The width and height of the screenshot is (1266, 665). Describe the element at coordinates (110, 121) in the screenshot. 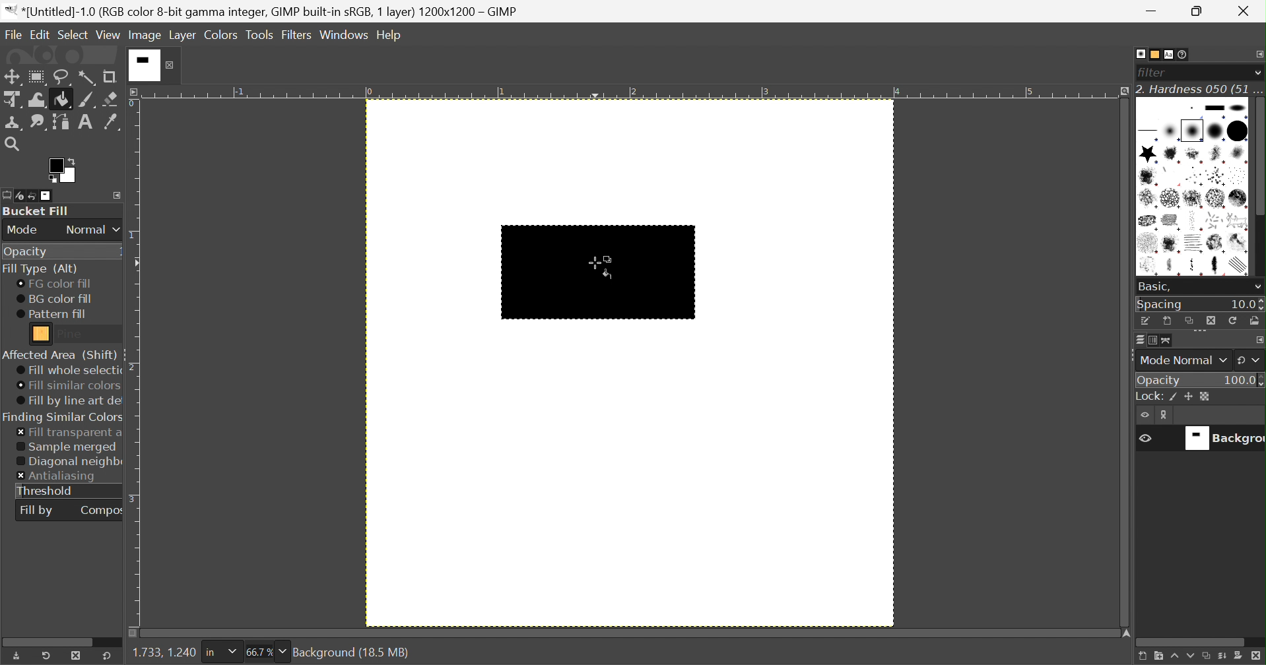

I see `Color Picker Tool` at that location.